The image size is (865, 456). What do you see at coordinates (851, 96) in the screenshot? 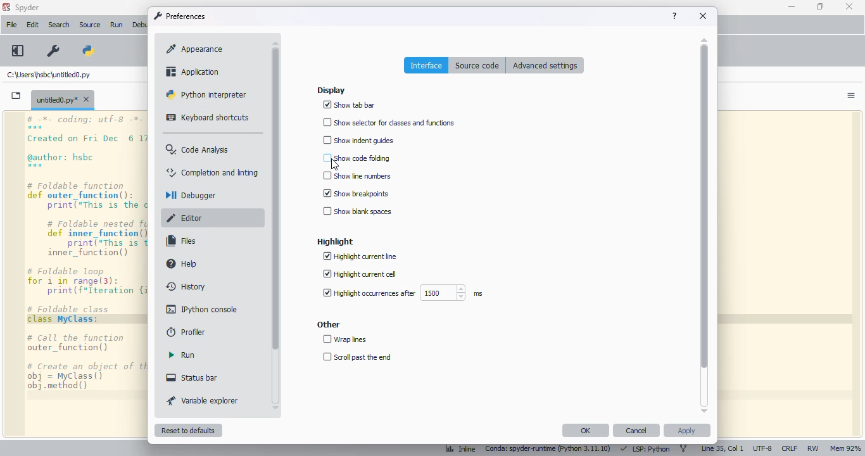
I see `options` at bounding box center [851, 96].